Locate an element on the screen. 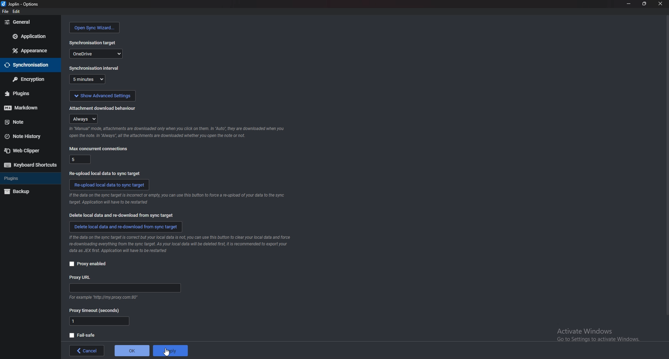  web clipper is located at coordinates (28, 151).